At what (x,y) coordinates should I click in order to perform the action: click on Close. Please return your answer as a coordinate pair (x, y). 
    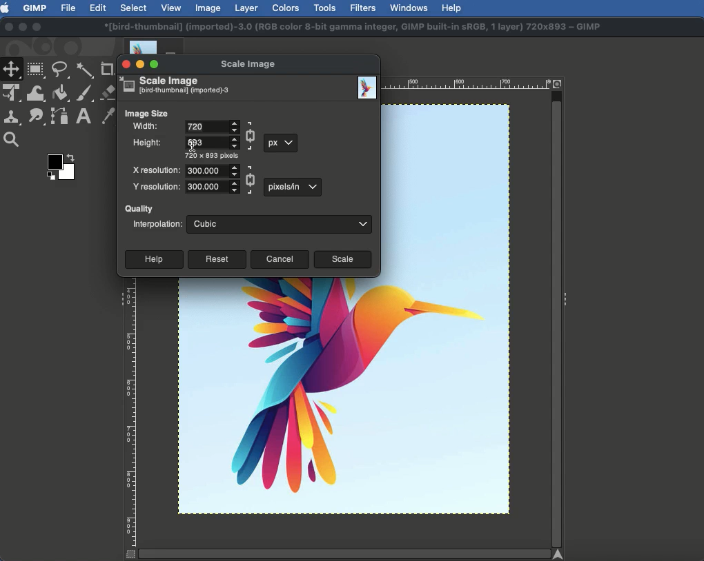
    Looking at the image, I should click on (8, 28).